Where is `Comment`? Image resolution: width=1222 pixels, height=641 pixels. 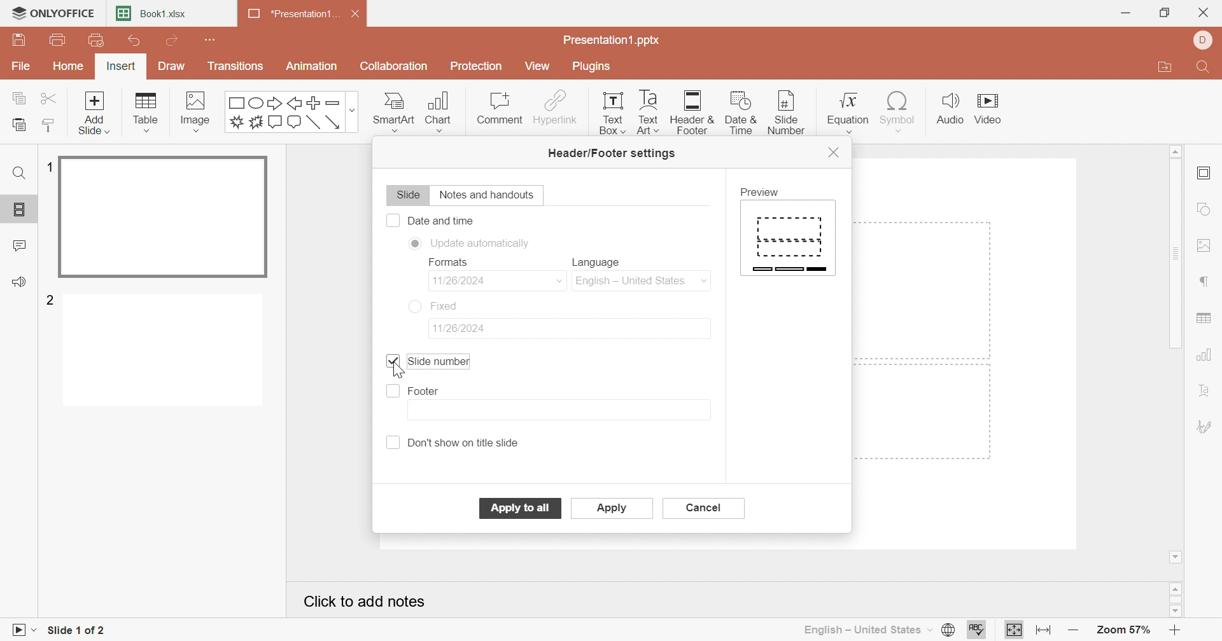 Comment is located at coordinates (498, 109).